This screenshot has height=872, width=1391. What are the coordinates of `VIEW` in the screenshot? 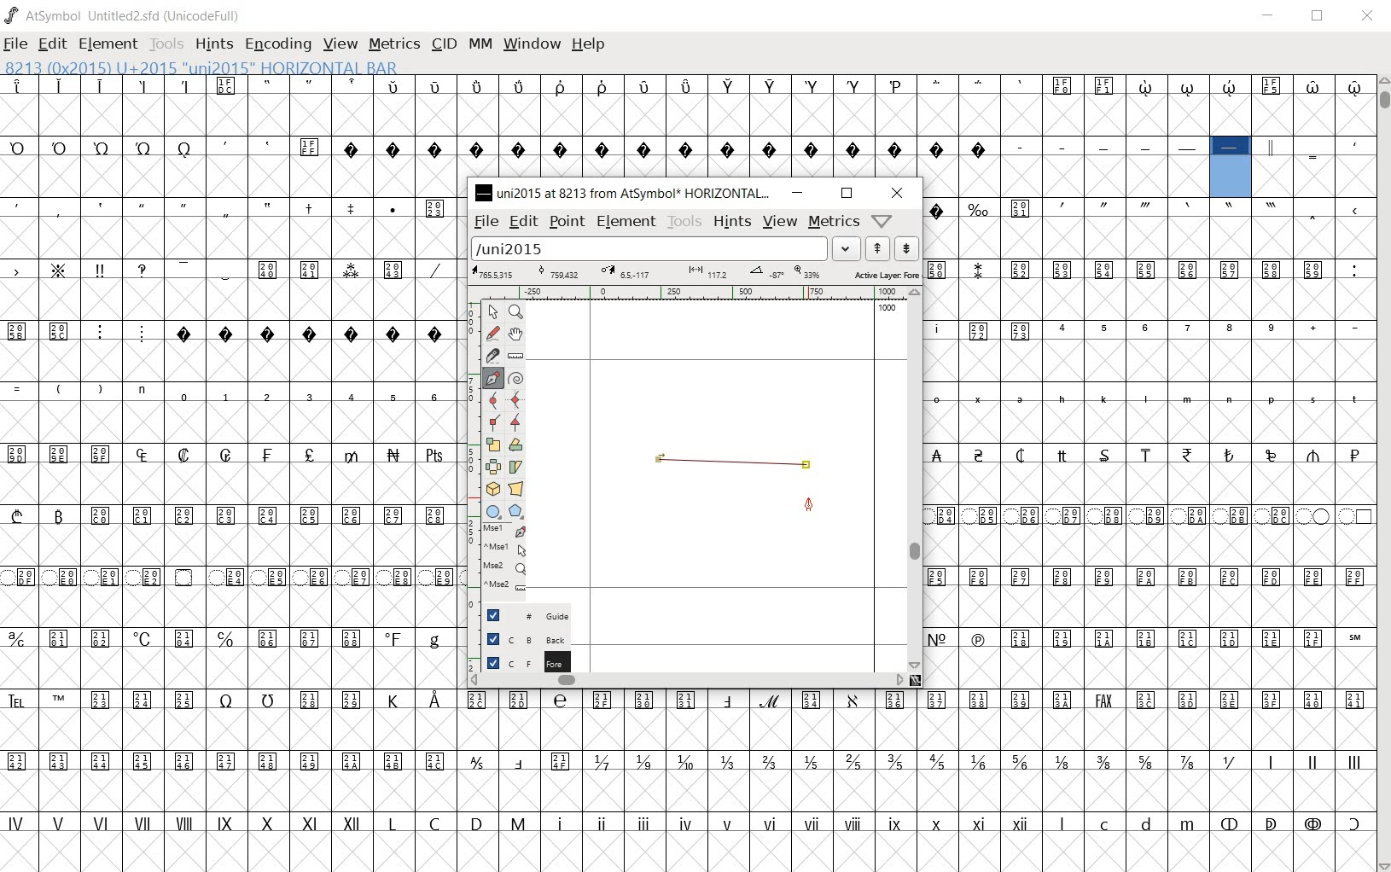 It's located at (340, 45).